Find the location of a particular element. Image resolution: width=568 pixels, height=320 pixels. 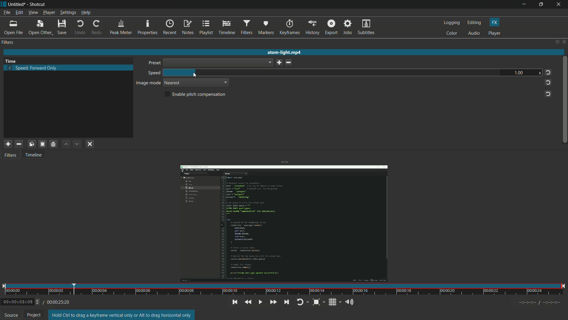

add a filter is located at coordinates (7, 144).